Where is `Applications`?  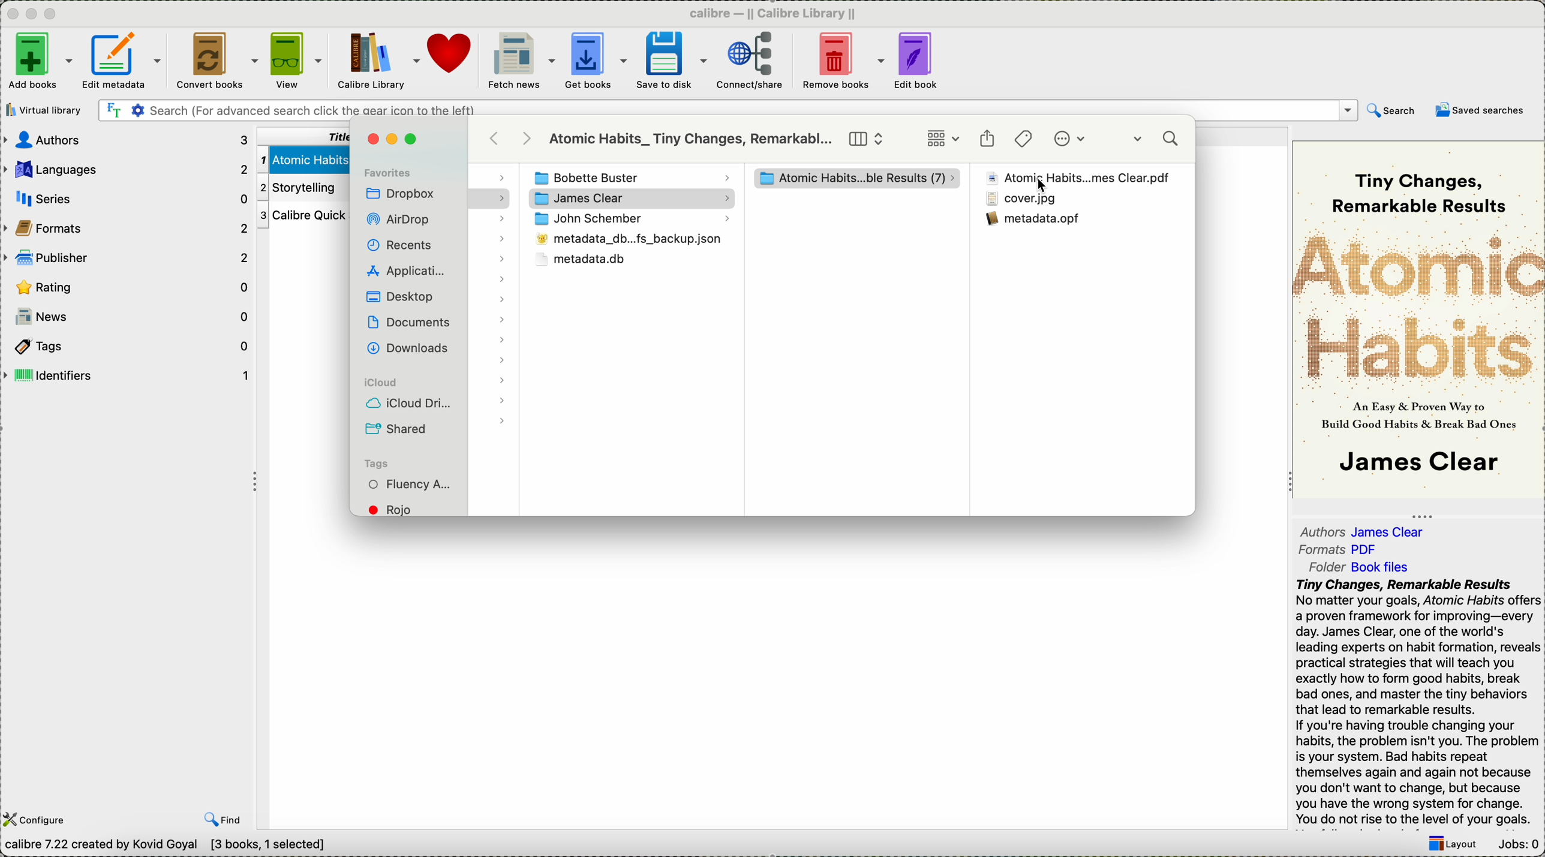
Applications is located at coordinates (404, 269).